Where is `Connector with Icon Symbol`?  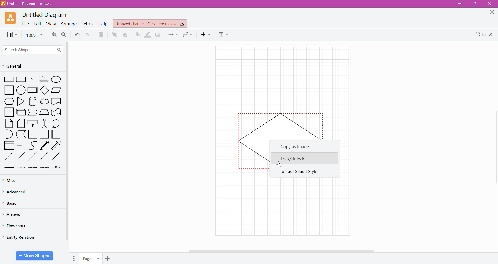
Connector with Icon Symbol is located at coordinates (58, 168).